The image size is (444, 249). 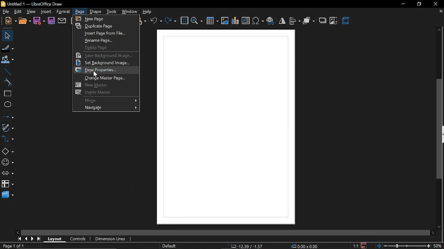 What do you see at coordinates (39, 22) in the screenshot?
I see `save` at bounding box center [39, 22].